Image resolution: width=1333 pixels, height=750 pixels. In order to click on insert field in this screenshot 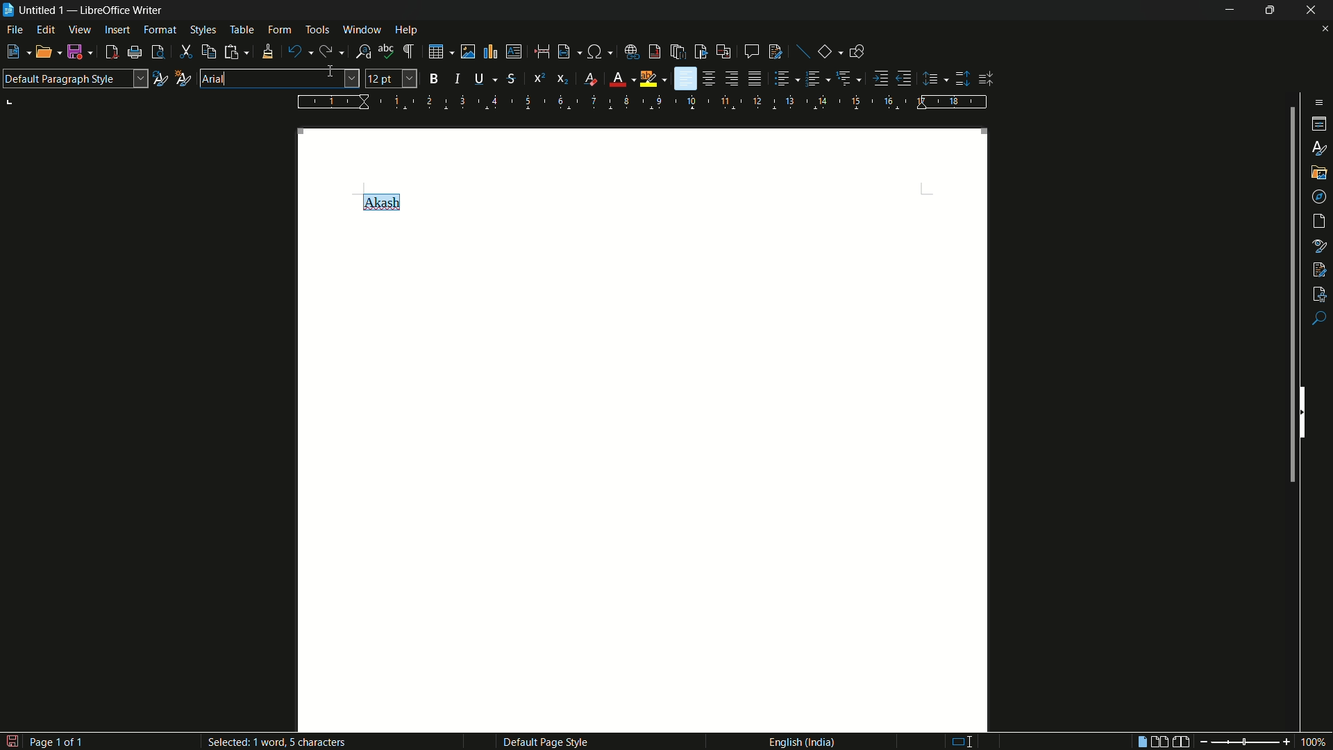, I will do `click(568, 52)`.